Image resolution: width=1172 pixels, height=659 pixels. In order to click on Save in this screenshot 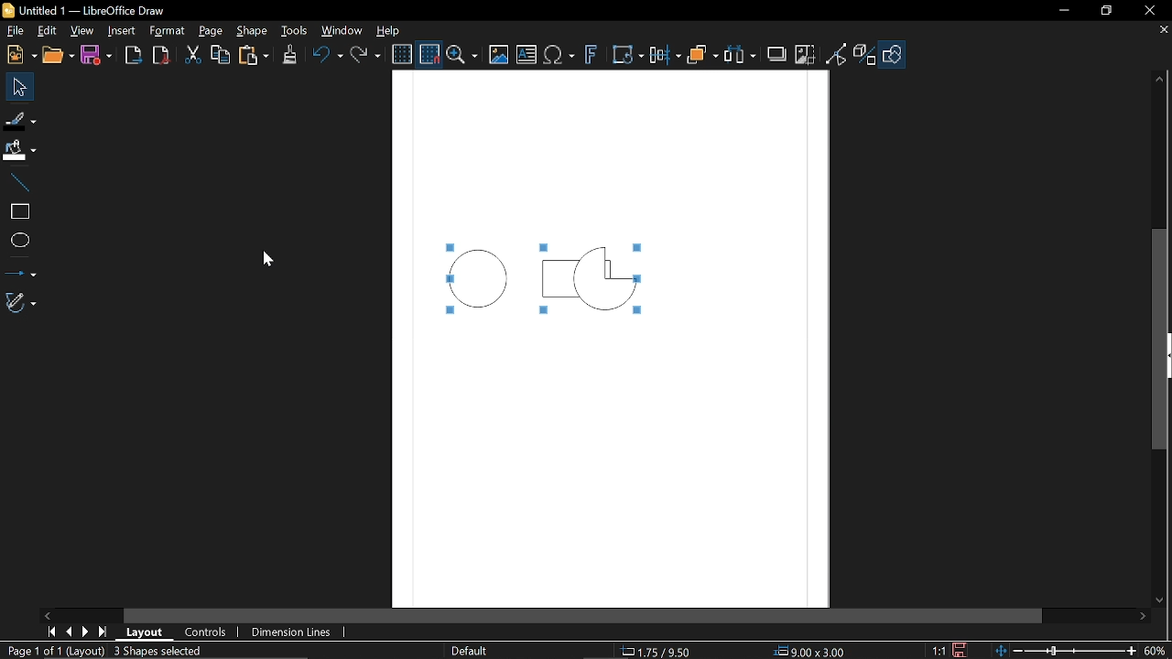, I will do `click(958, 649)`.